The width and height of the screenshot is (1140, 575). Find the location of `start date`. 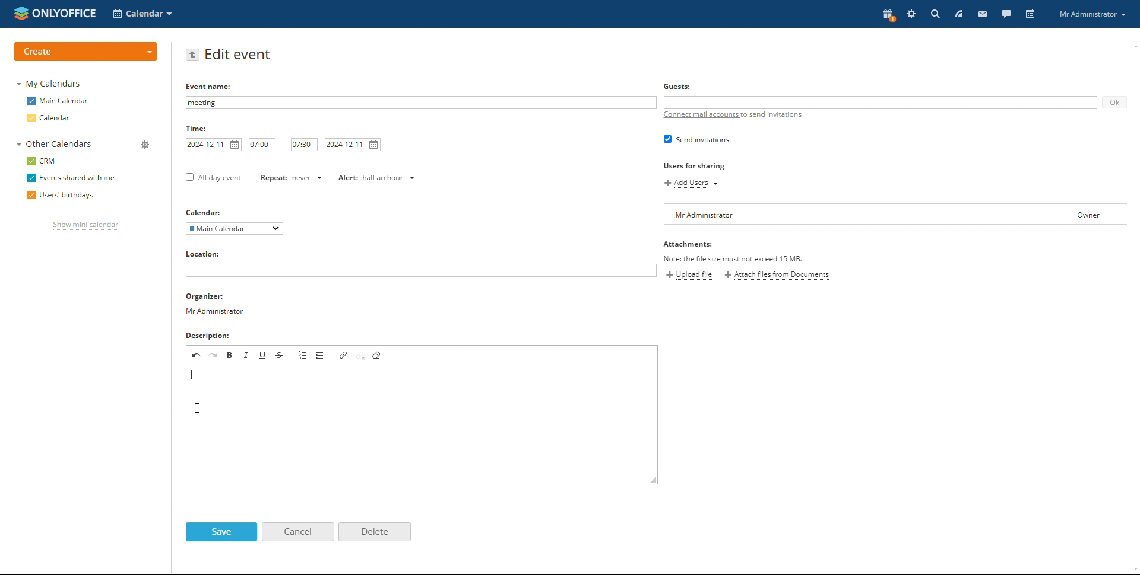

start date is located at coordinates (214, 145).